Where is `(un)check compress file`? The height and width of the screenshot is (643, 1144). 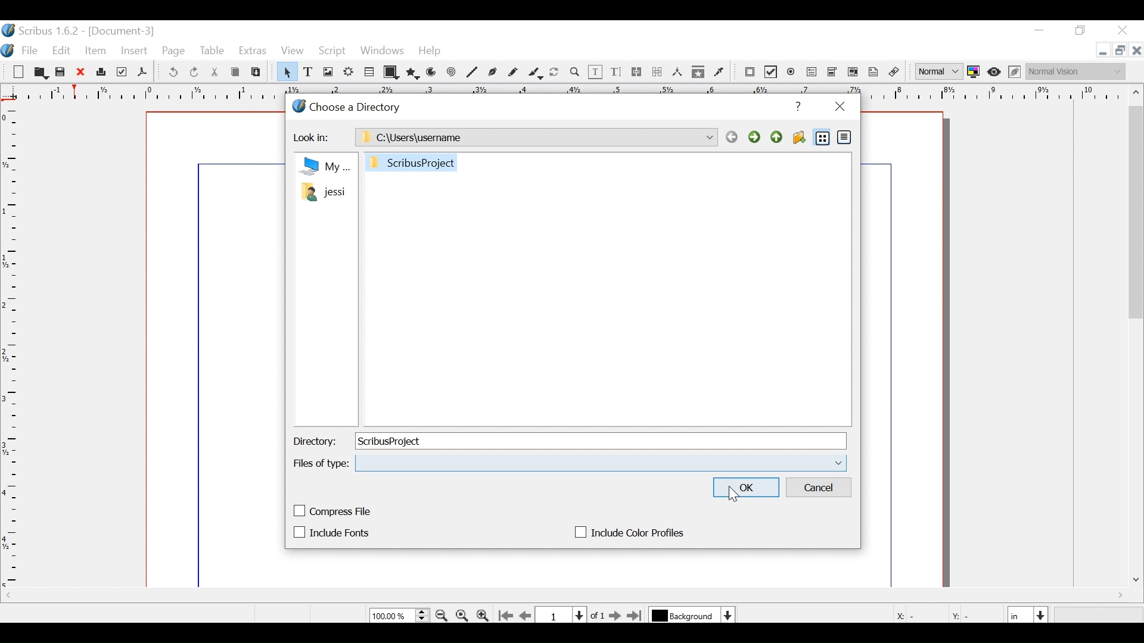
(un)check compress file is located at coordinates (333, 511).